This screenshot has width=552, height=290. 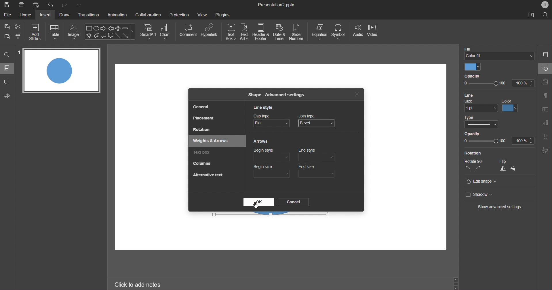 I want to click on end style, so click(x=316, y=153).